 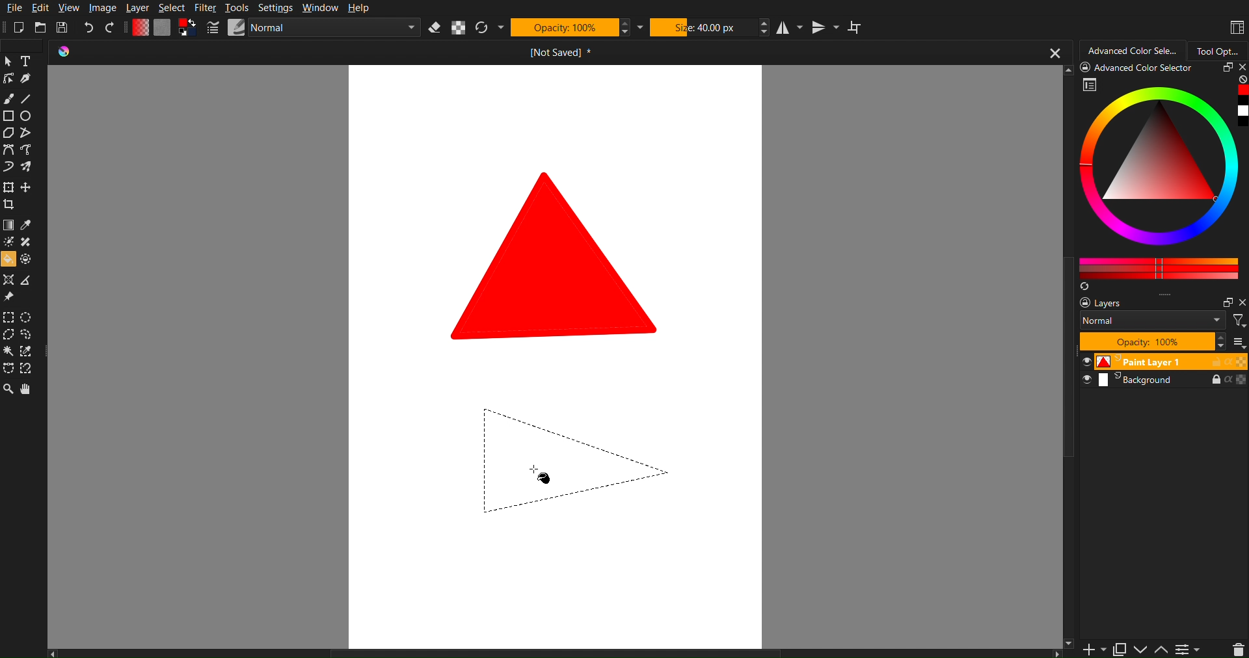 What do you see at coordinates (164, 28) in the screenshot?
I see `Color Settings` at bounding box center [164, 28].